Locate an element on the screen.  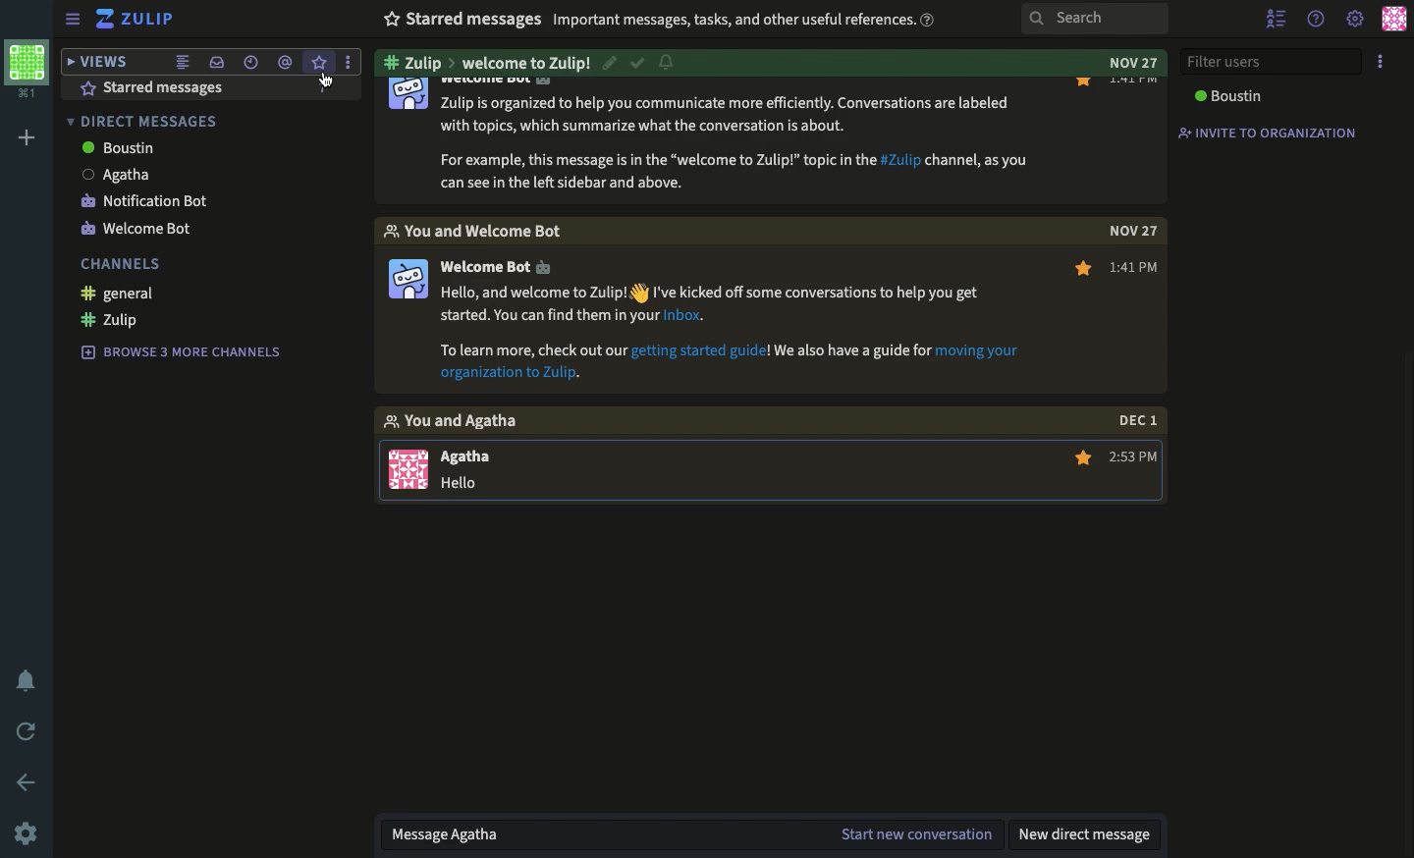
browse 3 more channels  is located at coordinates (176, 352).